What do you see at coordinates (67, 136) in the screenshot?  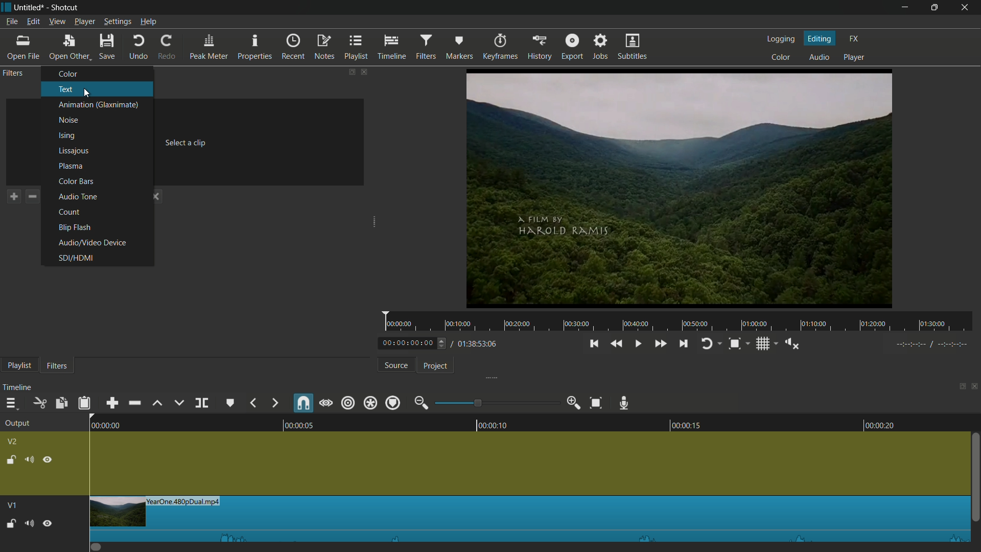 I see `ising` at bounding box center [67, 136].